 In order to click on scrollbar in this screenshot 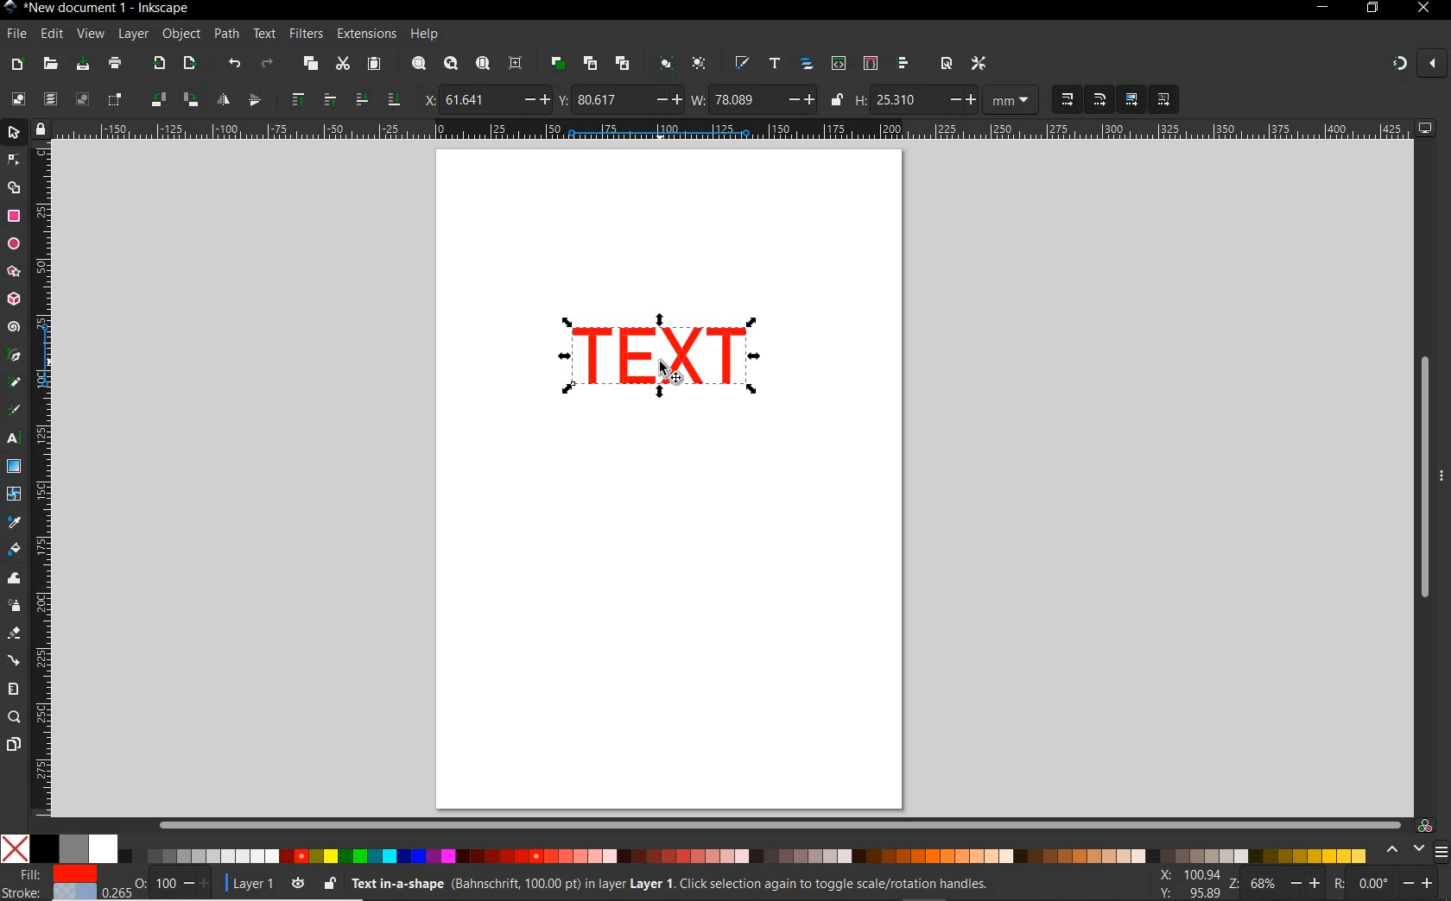, I will do `click(780, 824)`.